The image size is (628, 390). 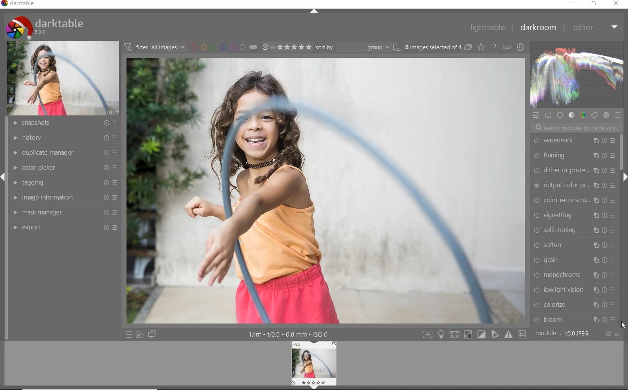 What do you see at coordinates (539, 28) in the screenshot?
I see `darkroom` at bounding box center [539, 28].